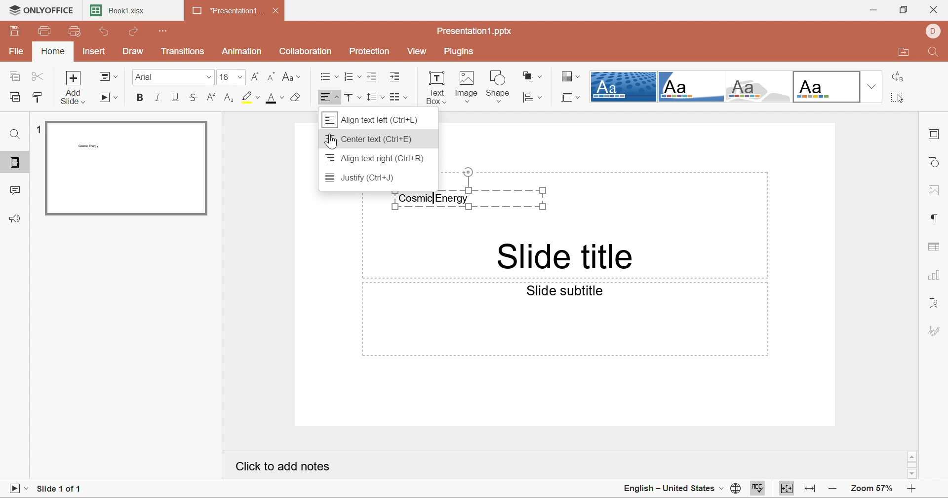  What do you see at coordinates (937, 304) in the screenshot?
I see `Text Art settings` at bounding box center [937, 304].